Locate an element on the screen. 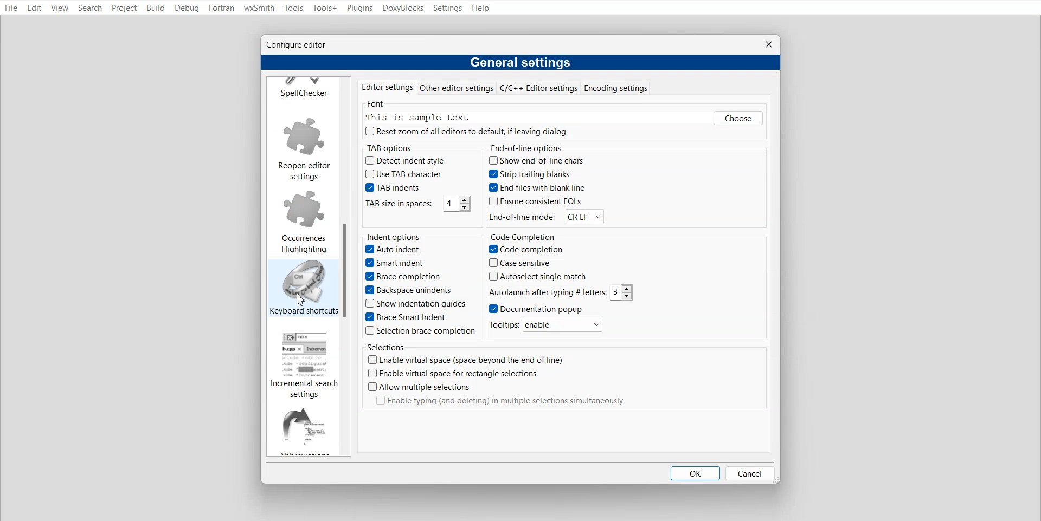 This screenshot has height=521, width=1041. Reopen editor settings is located at coordinates (304, 148).